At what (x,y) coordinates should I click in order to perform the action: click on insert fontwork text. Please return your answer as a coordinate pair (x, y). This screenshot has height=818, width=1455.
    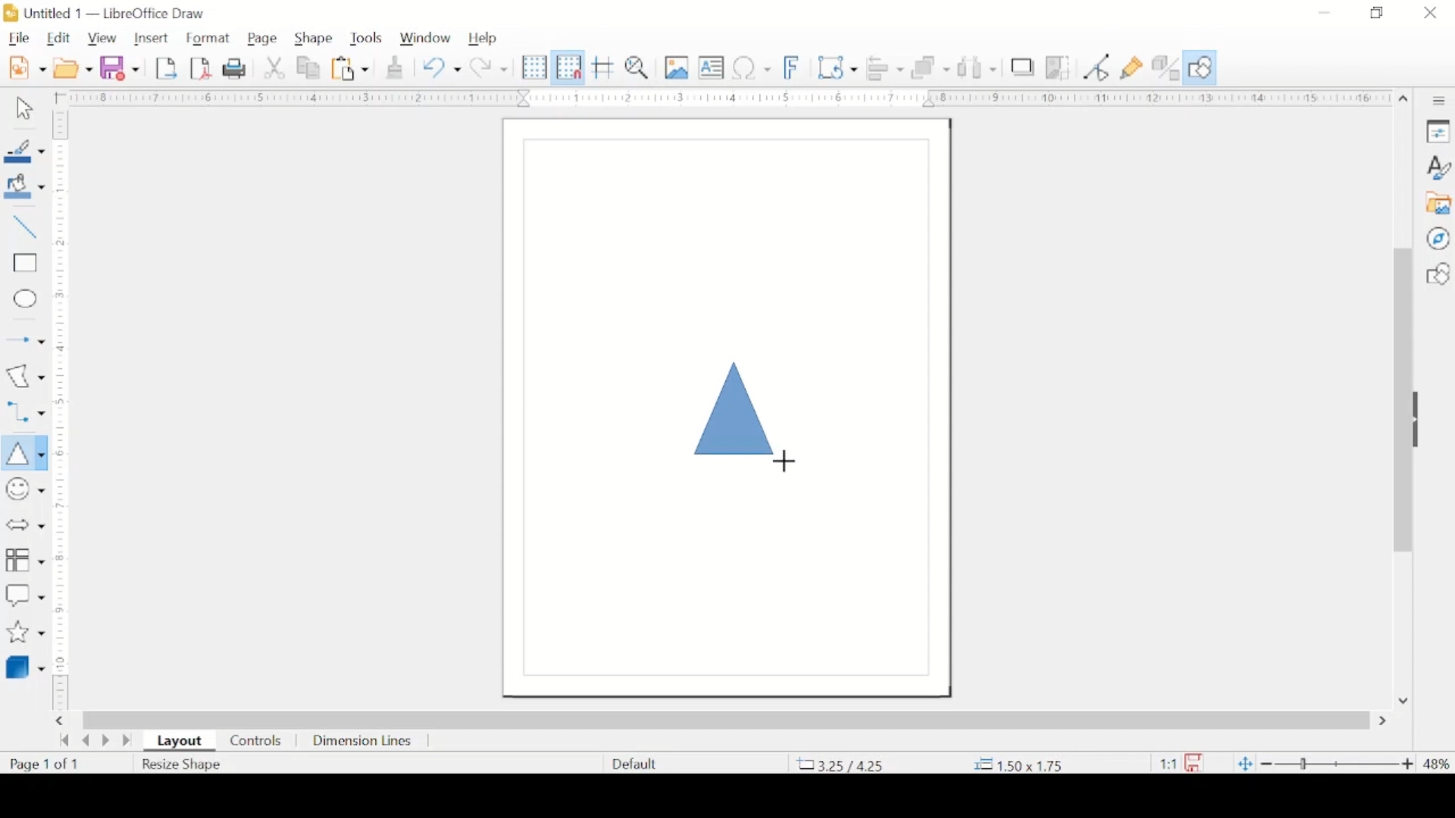
    Looking at the image, I should click on (793, 67).